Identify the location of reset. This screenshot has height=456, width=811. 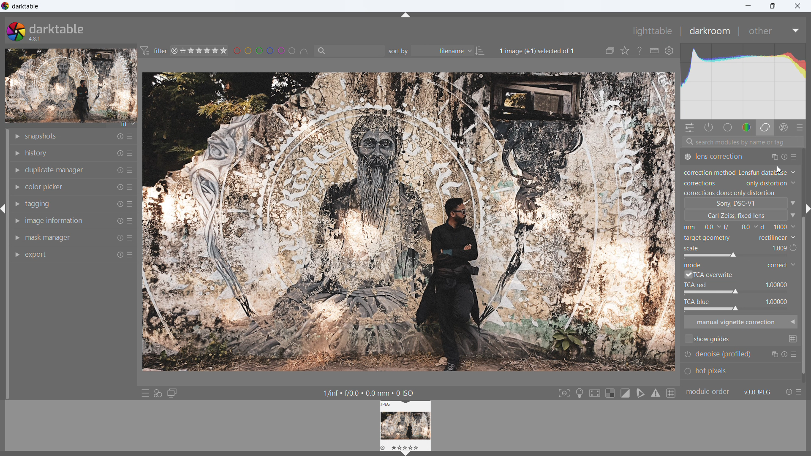
(120, 253).